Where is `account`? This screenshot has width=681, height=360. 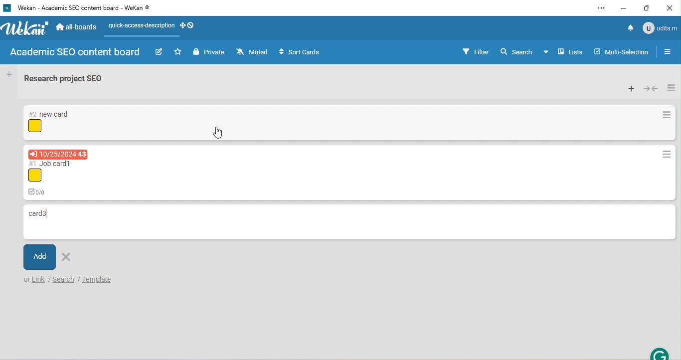 account is located at coordinates (659, 27).